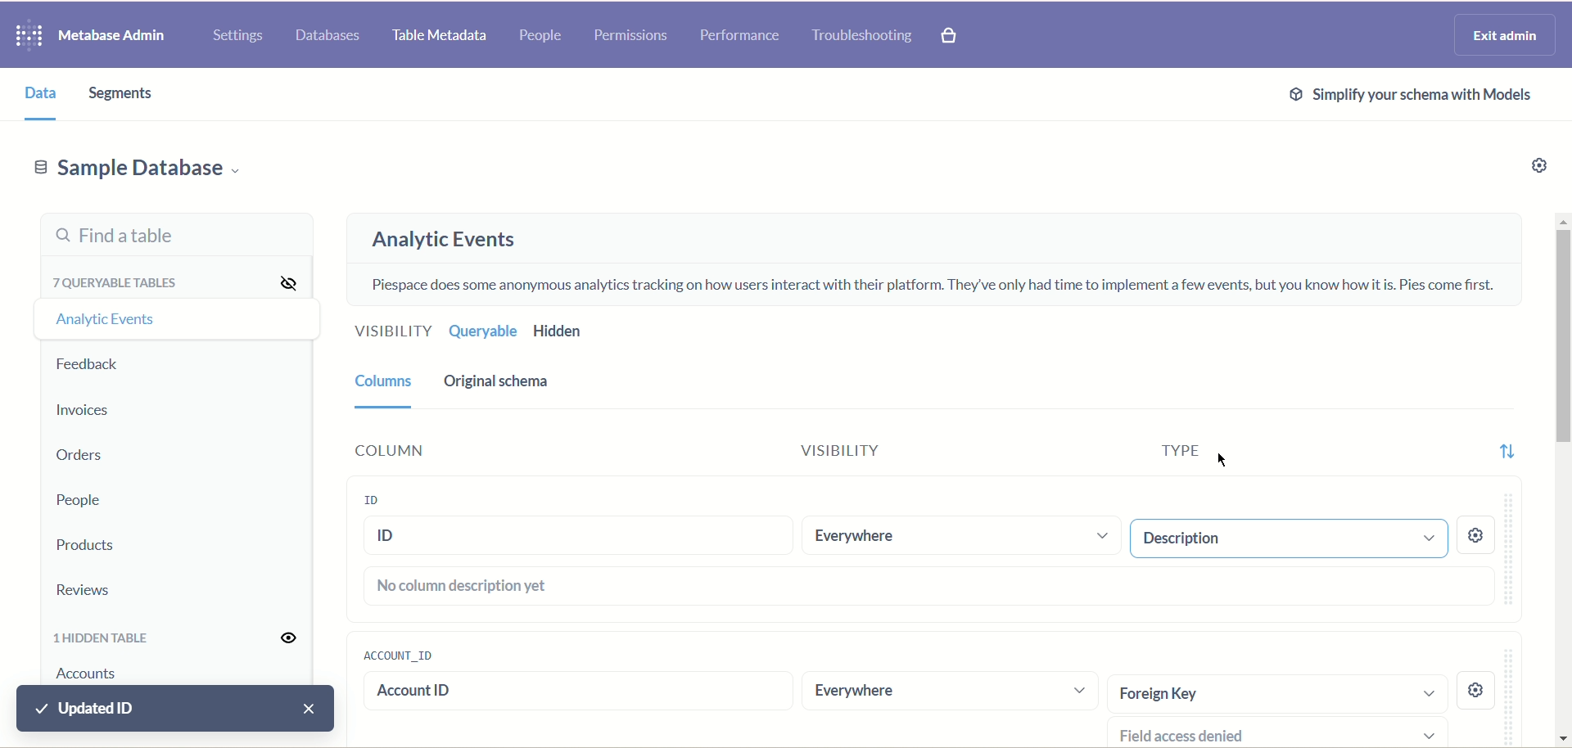  What do you see at coordinates (76, 501) in the screenshot?
I see `people` at bounding box center [76, 501].